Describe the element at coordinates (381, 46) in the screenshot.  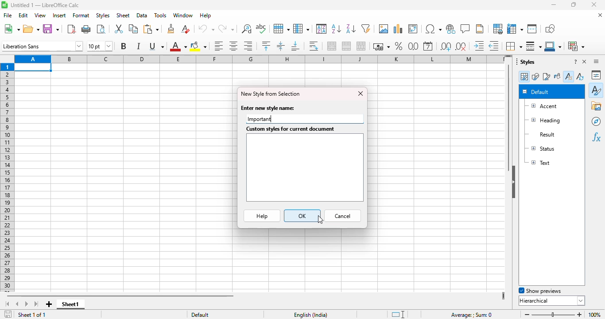
I see `format as currency` at that location.